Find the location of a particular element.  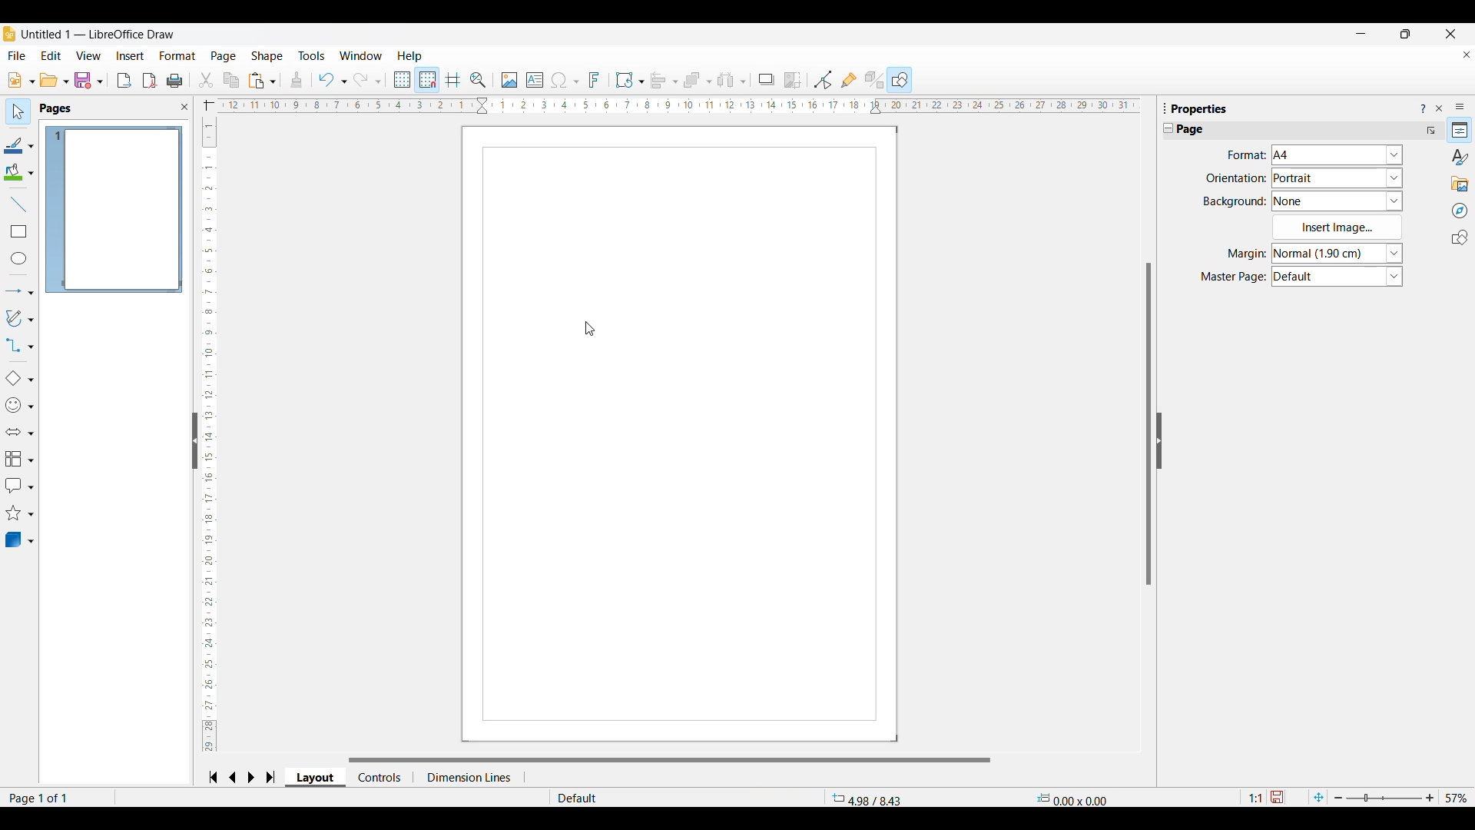

Insert image is located at coordinates (510, 81).